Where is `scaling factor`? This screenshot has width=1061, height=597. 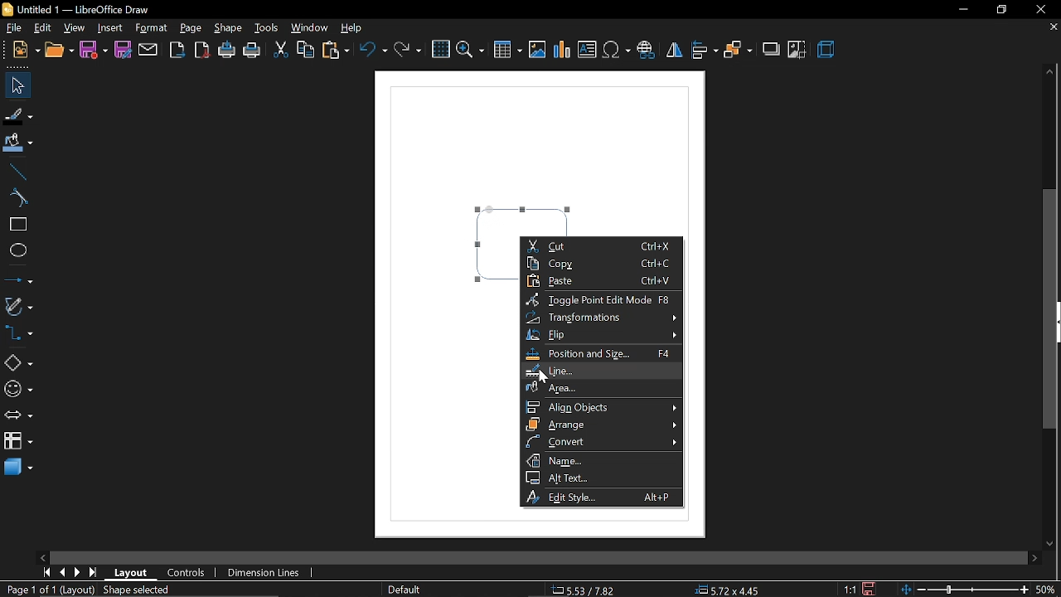 scaling factor is located at coordinates (850, 589).